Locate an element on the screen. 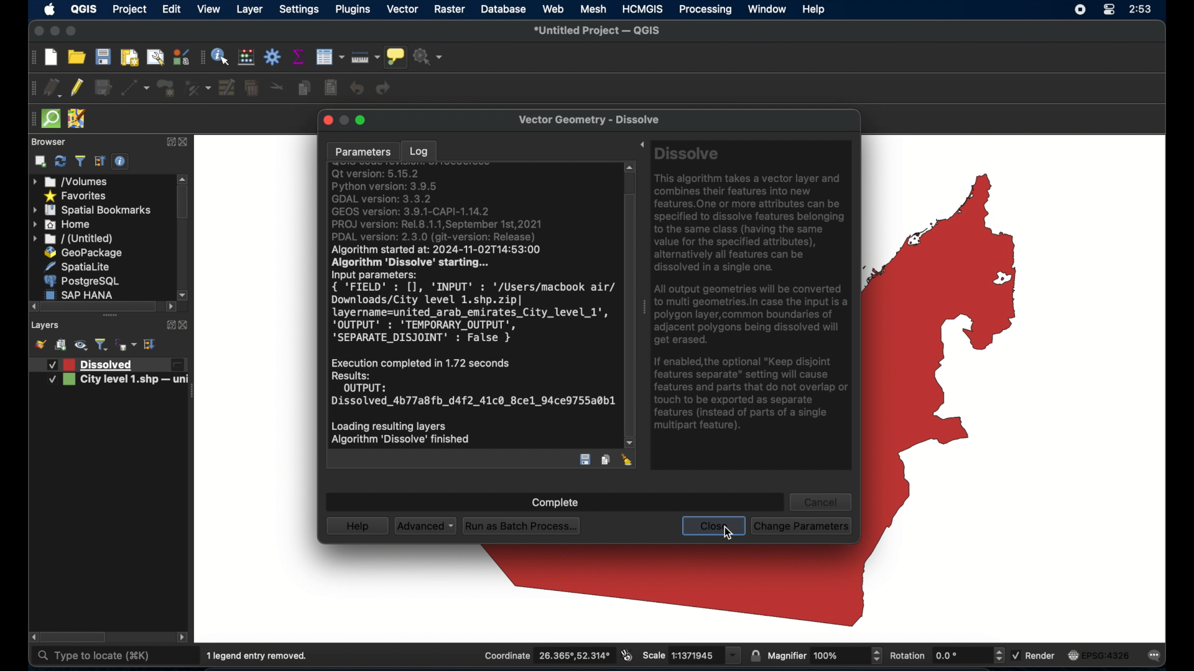  drag handle is located at coordinates (109, 316).